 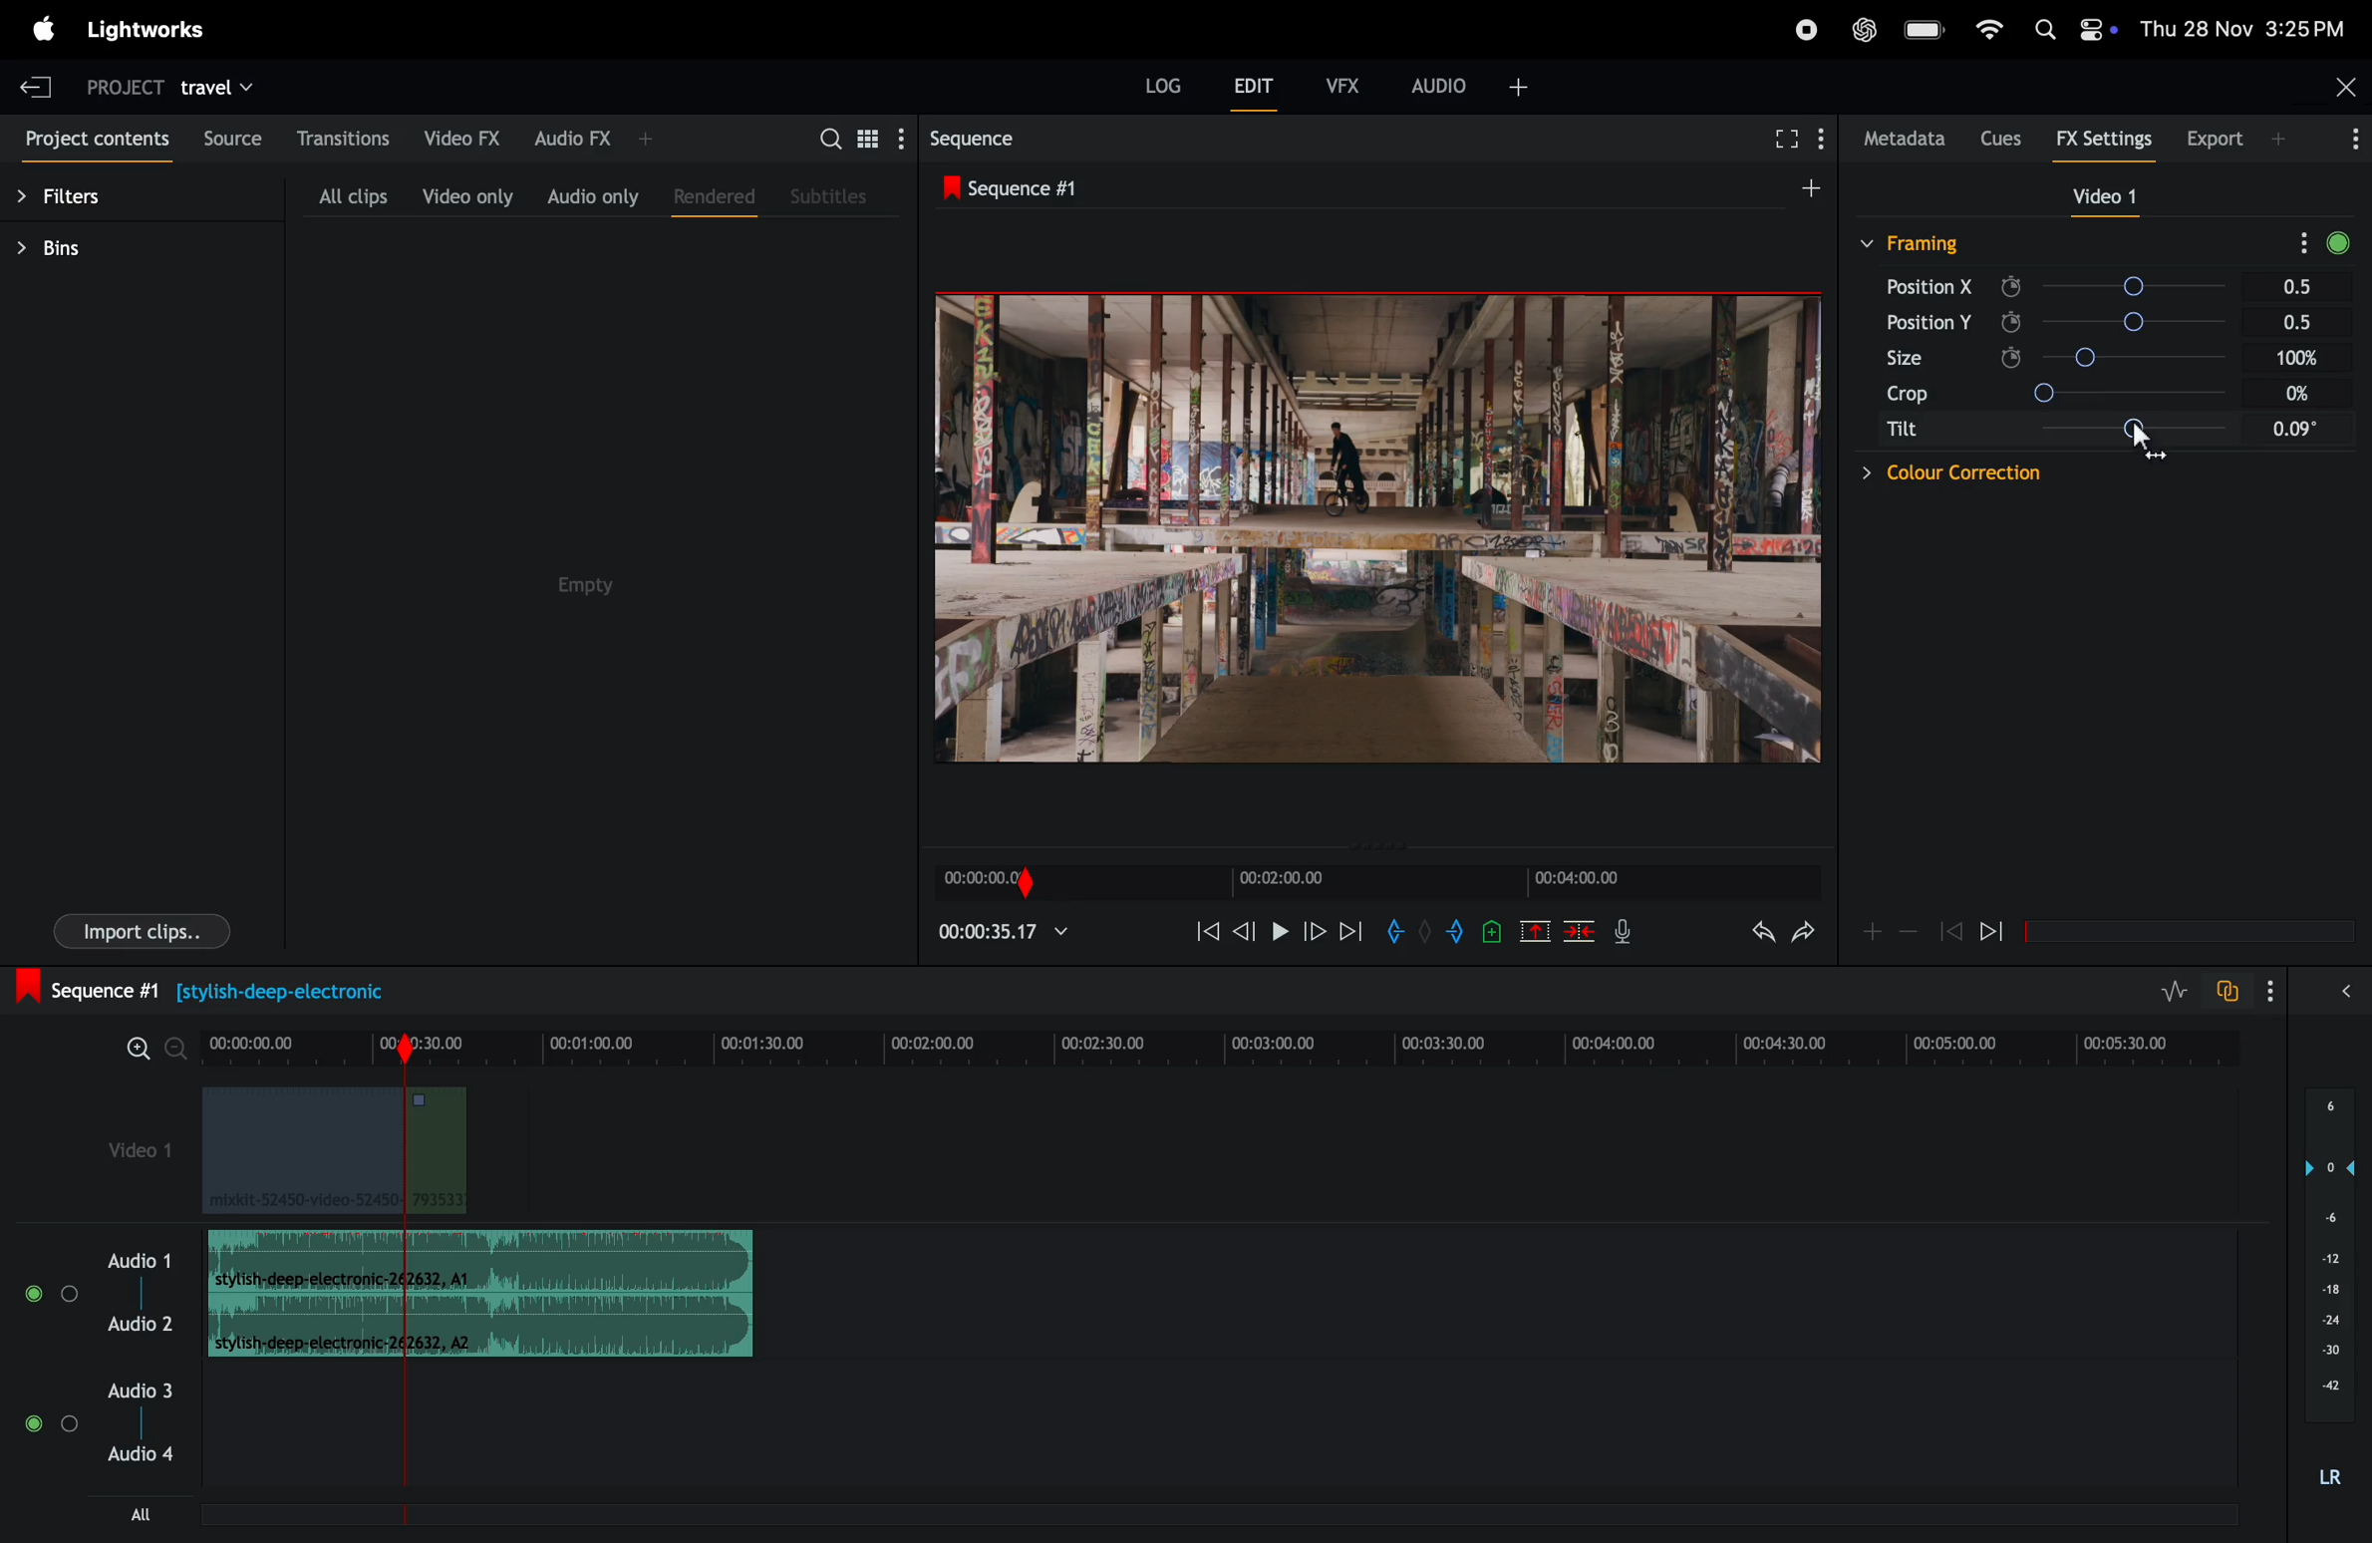 What do you see at coordinates (2186, 396) in the screenshot?
I see `Size slider: 100%` at bounding box center [2186, 396].